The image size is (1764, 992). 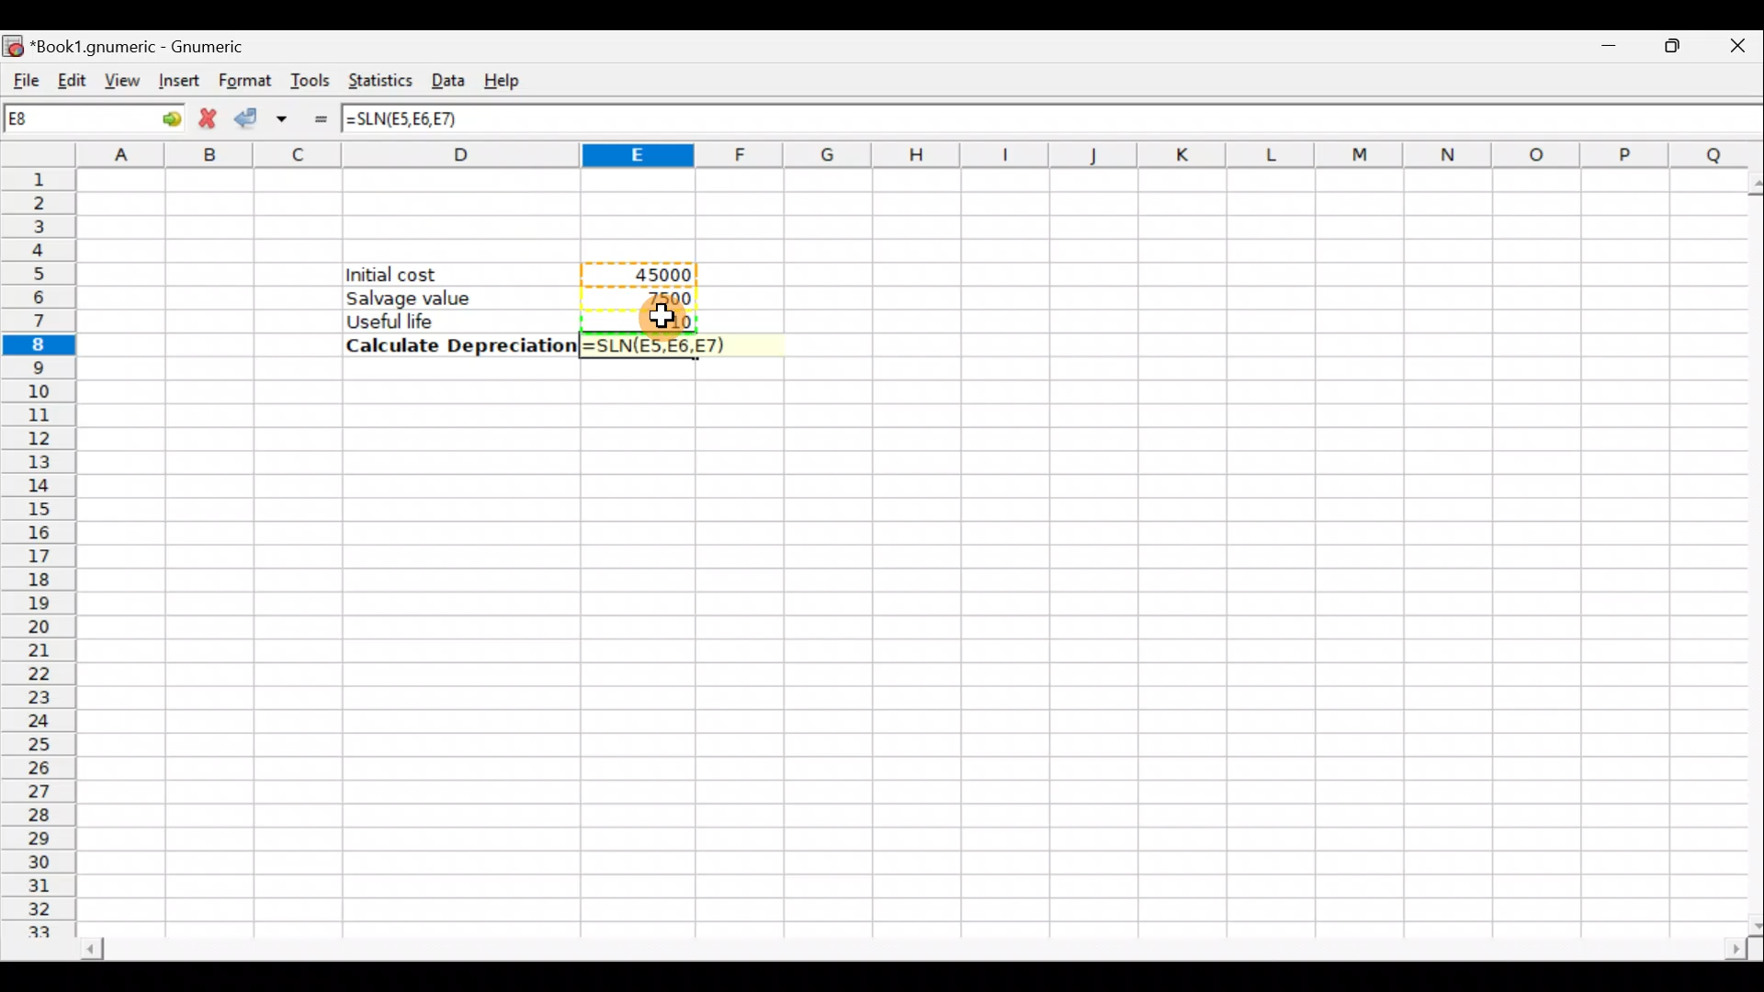 I want to click on File, so click(x=23, y=73).